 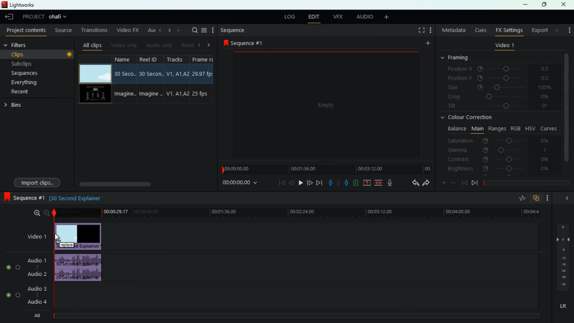 I want to click on main, so click(x=477, y=128).